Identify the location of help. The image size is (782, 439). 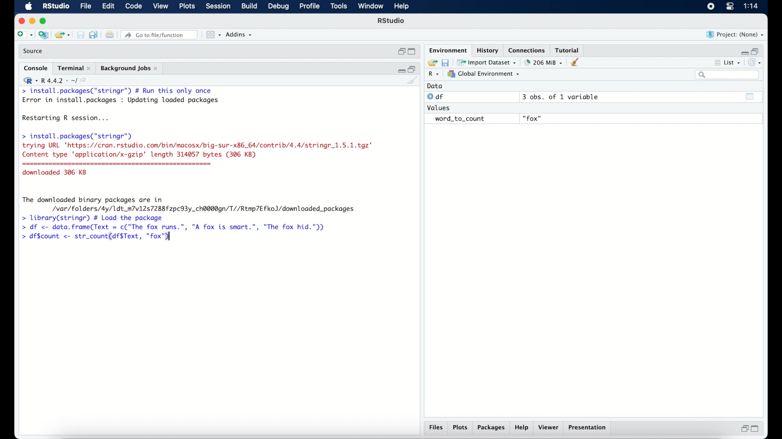
(403, 7).